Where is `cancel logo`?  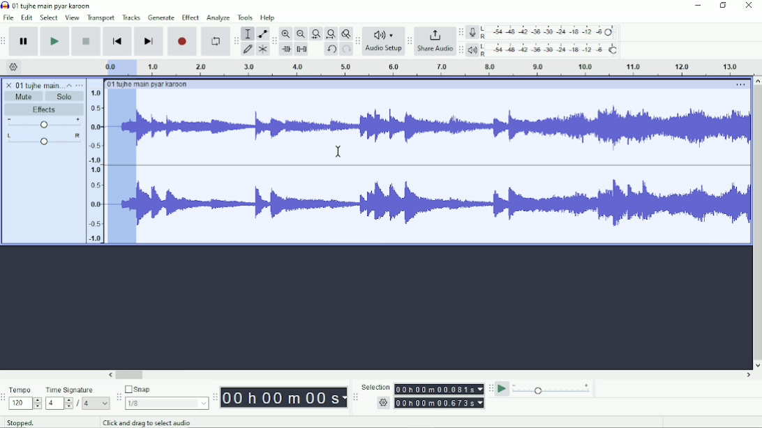
cancel logo is located at coordinates (10, 85).